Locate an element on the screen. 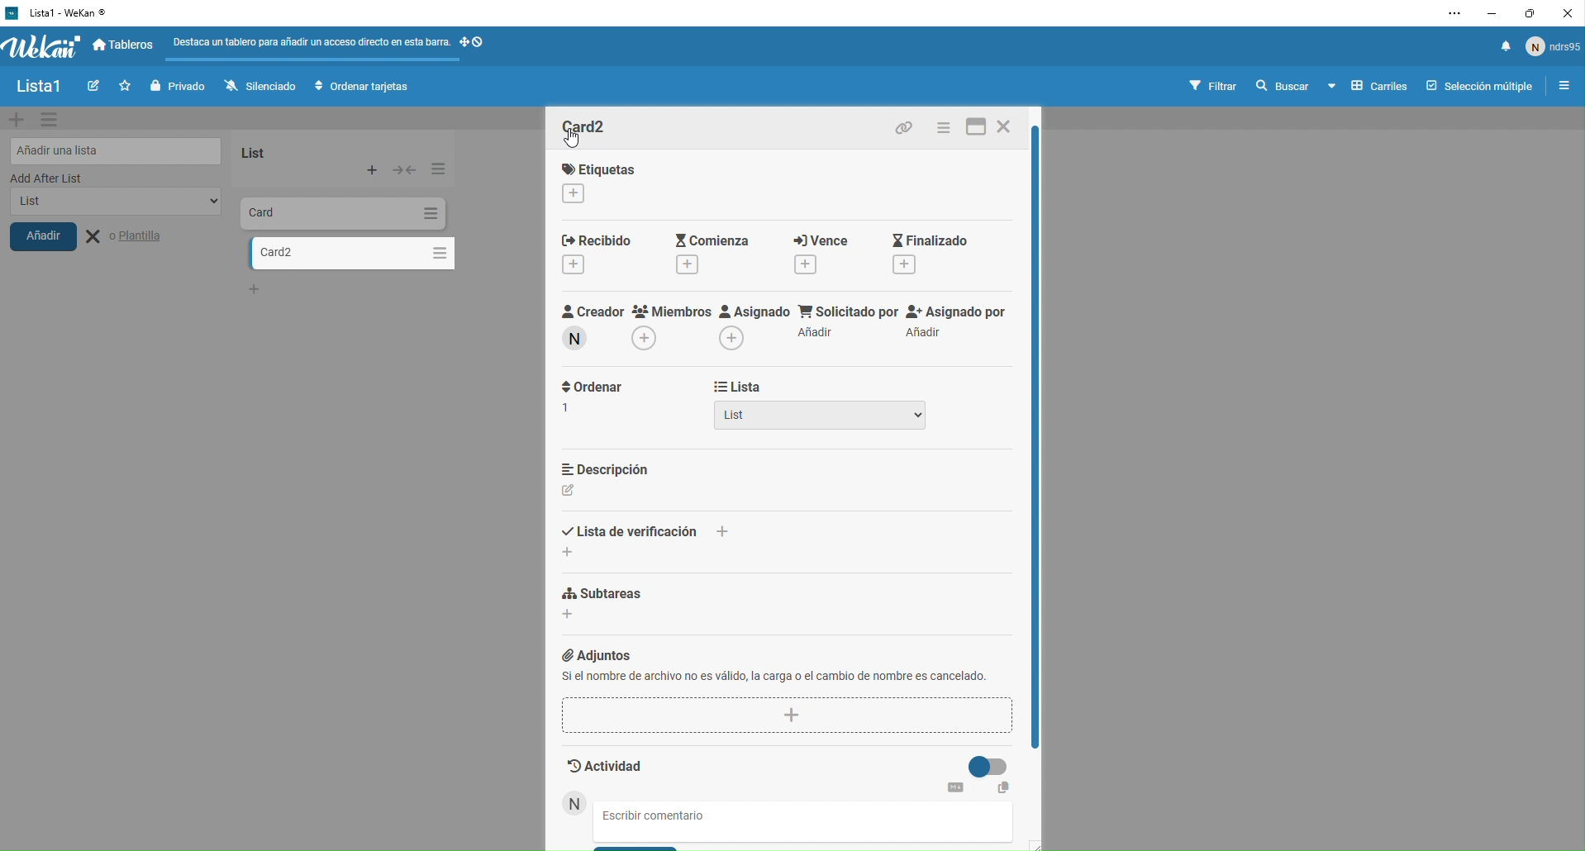 Image resolution: width=1585 pixels, height=851 pixels. maximise is located at coordinates (1531, 12).